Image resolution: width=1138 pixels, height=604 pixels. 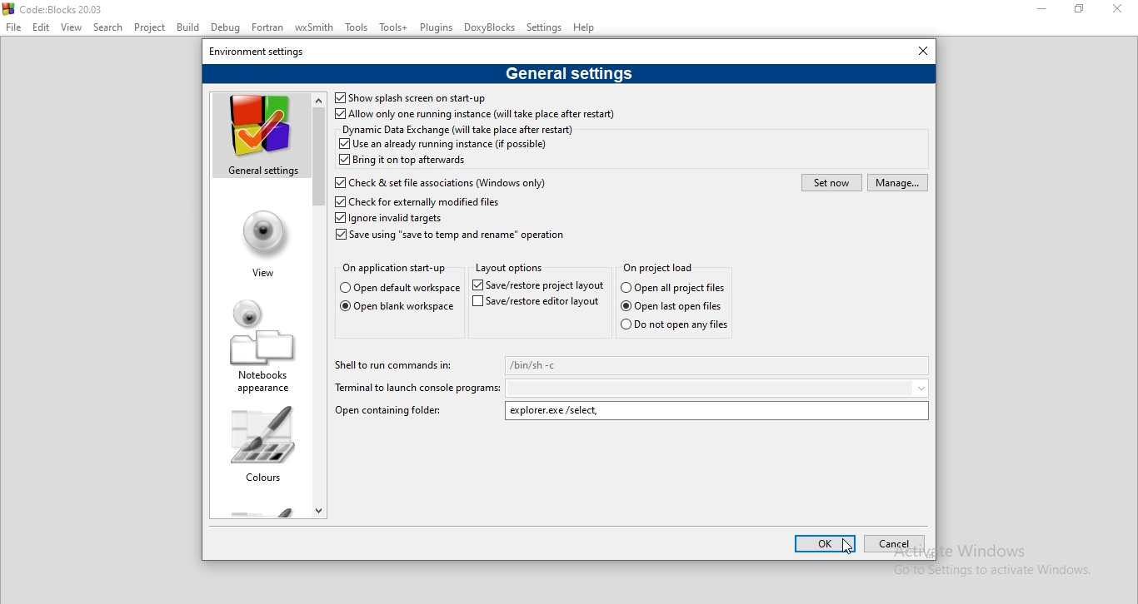 I want to click on Check for externally modified files, so click(x=417, y=201).